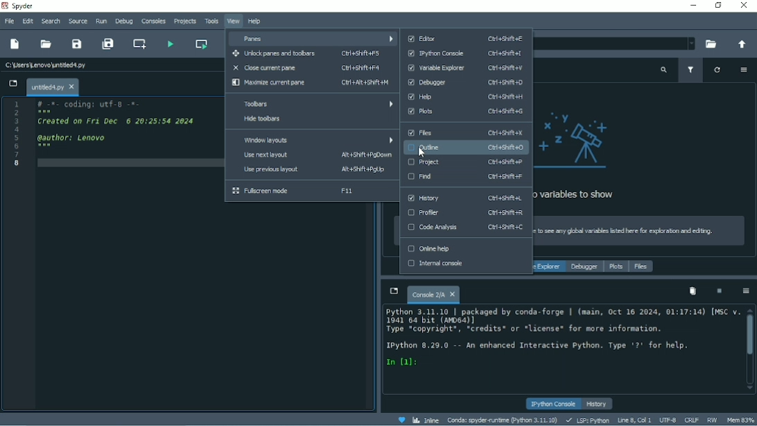 Image resolution: width=757 pixels, height=426 pixels. I want to click on Consoles, so click(153, 21).